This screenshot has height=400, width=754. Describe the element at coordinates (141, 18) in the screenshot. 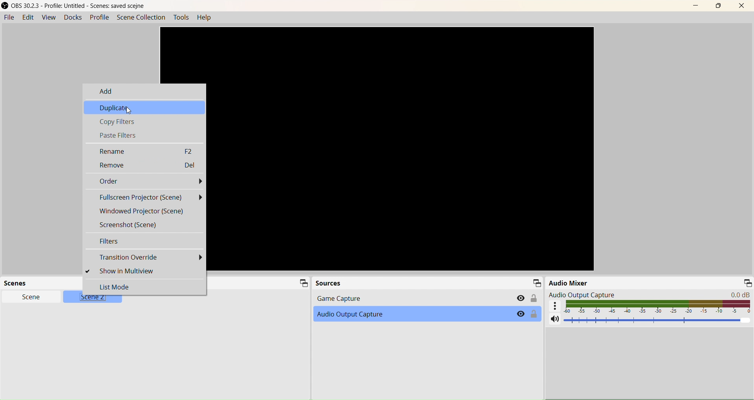

I see `Scene Collection` at that location.